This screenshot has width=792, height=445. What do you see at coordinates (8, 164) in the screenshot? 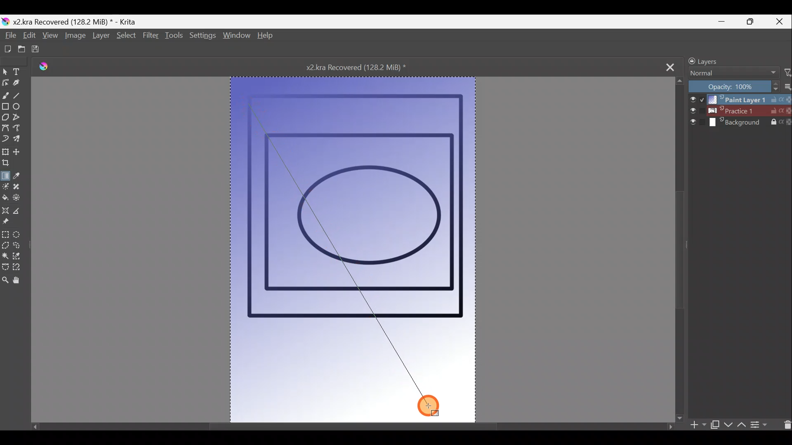
I see `Crop the image to an area` at bounding box center [8, 164].